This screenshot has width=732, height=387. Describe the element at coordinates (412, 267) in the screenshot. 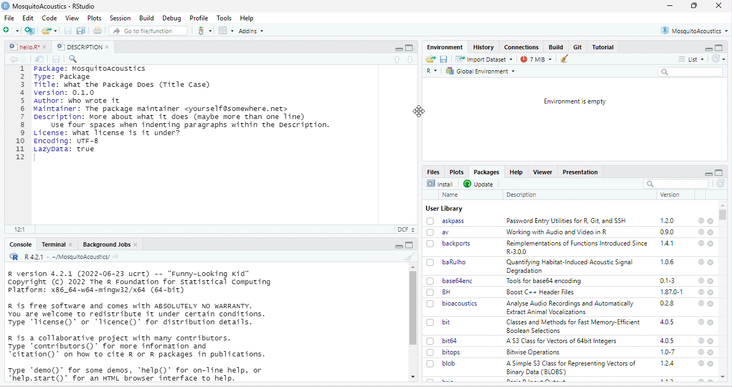

I see `scroll up` at that location.